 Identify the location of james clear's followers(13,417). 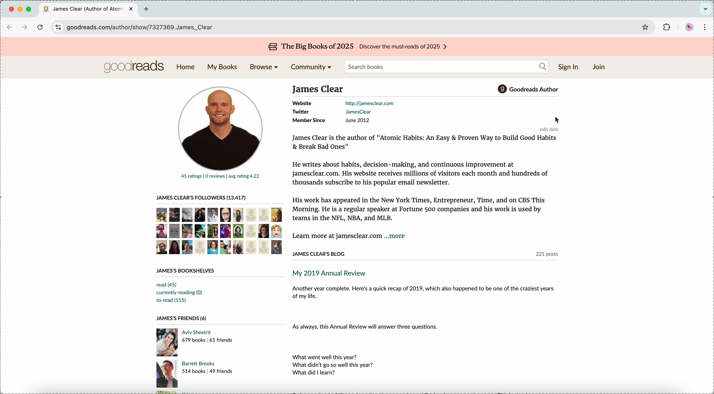
(200, 198).